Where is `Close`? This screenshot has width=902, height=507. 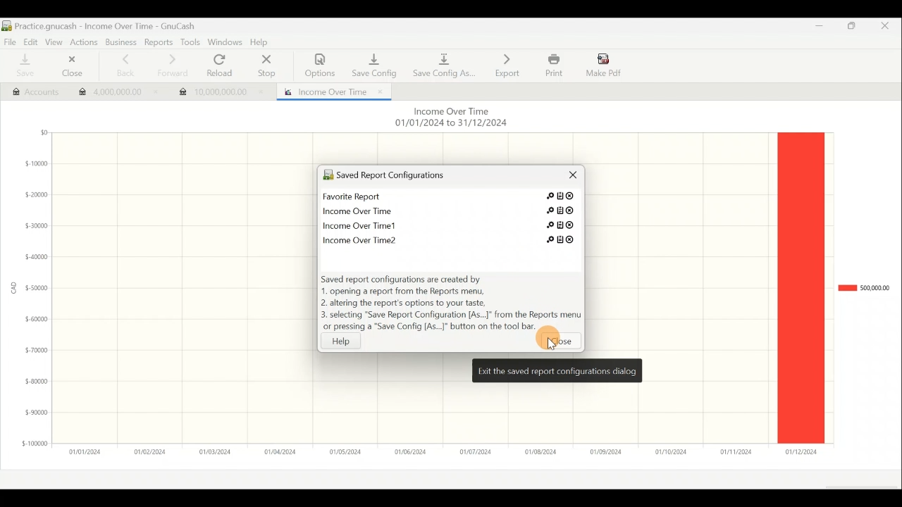 Close is located at coordinates (568, 178).